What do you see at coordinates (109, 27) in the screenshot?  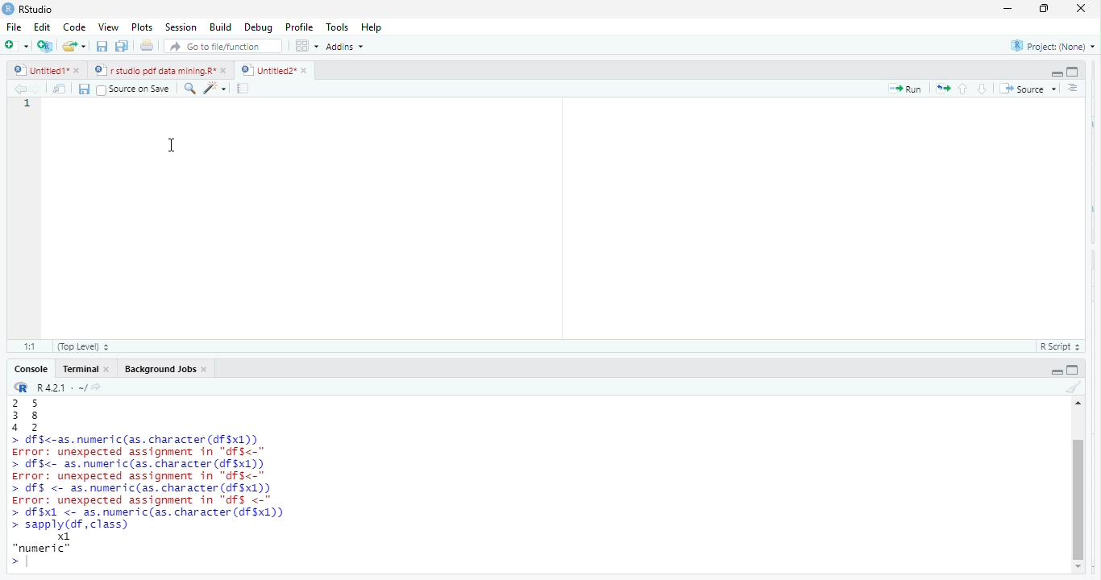 I see `View` at bounding box center [109, 27].